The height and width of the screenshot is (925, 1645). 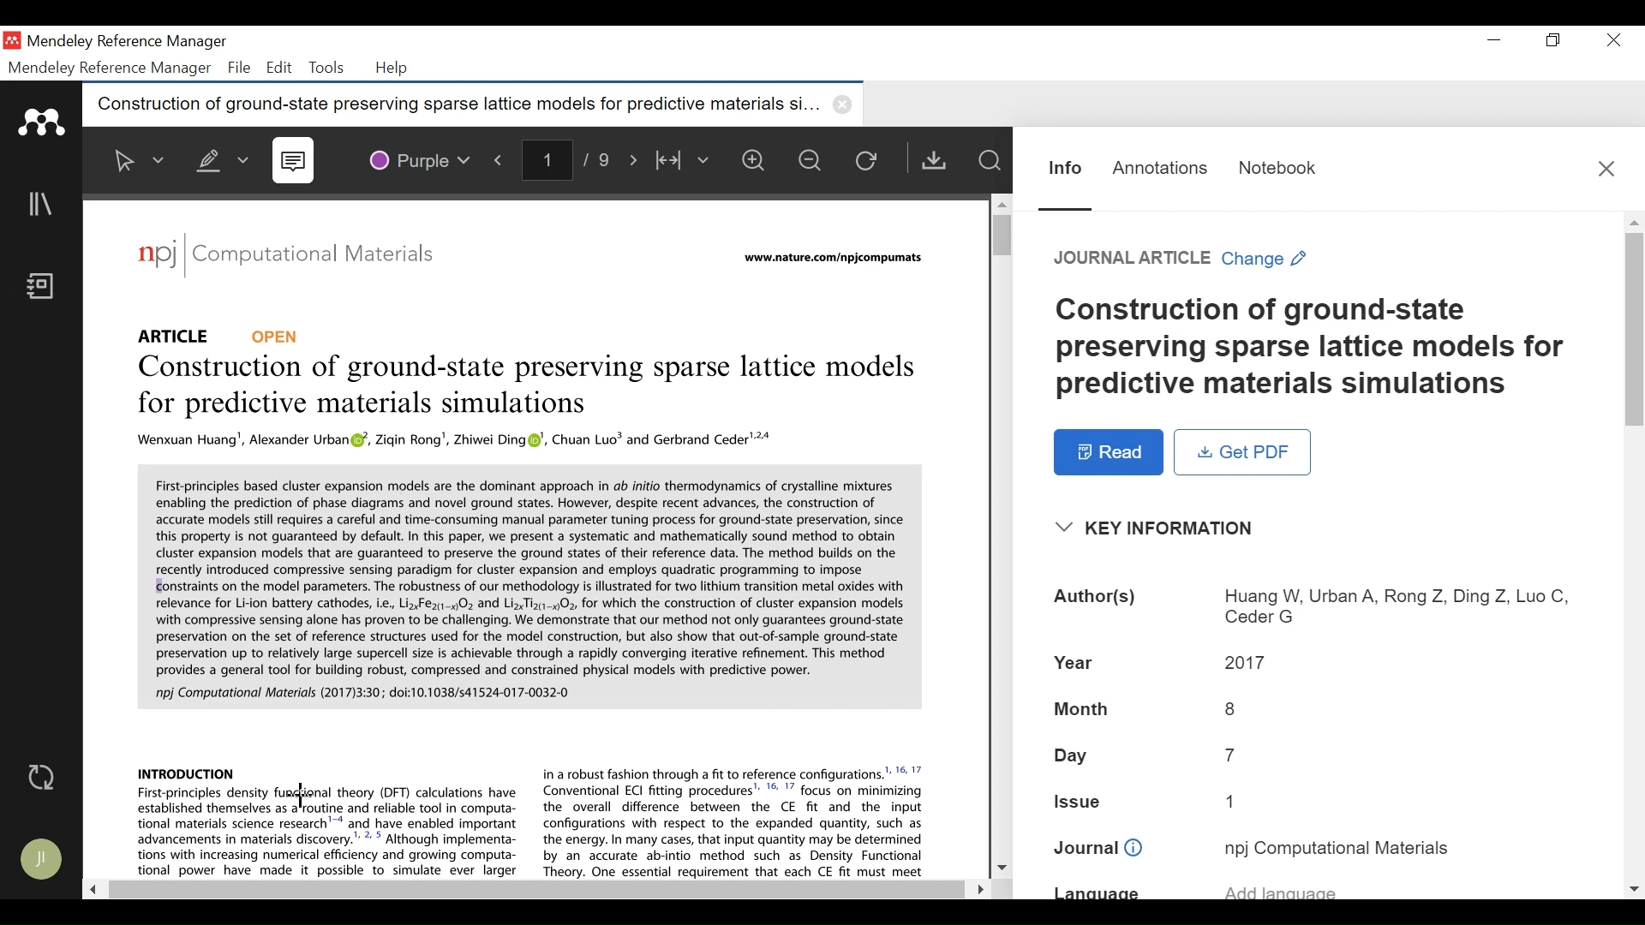 I want to click on Month, so click(x=1313, y=708).